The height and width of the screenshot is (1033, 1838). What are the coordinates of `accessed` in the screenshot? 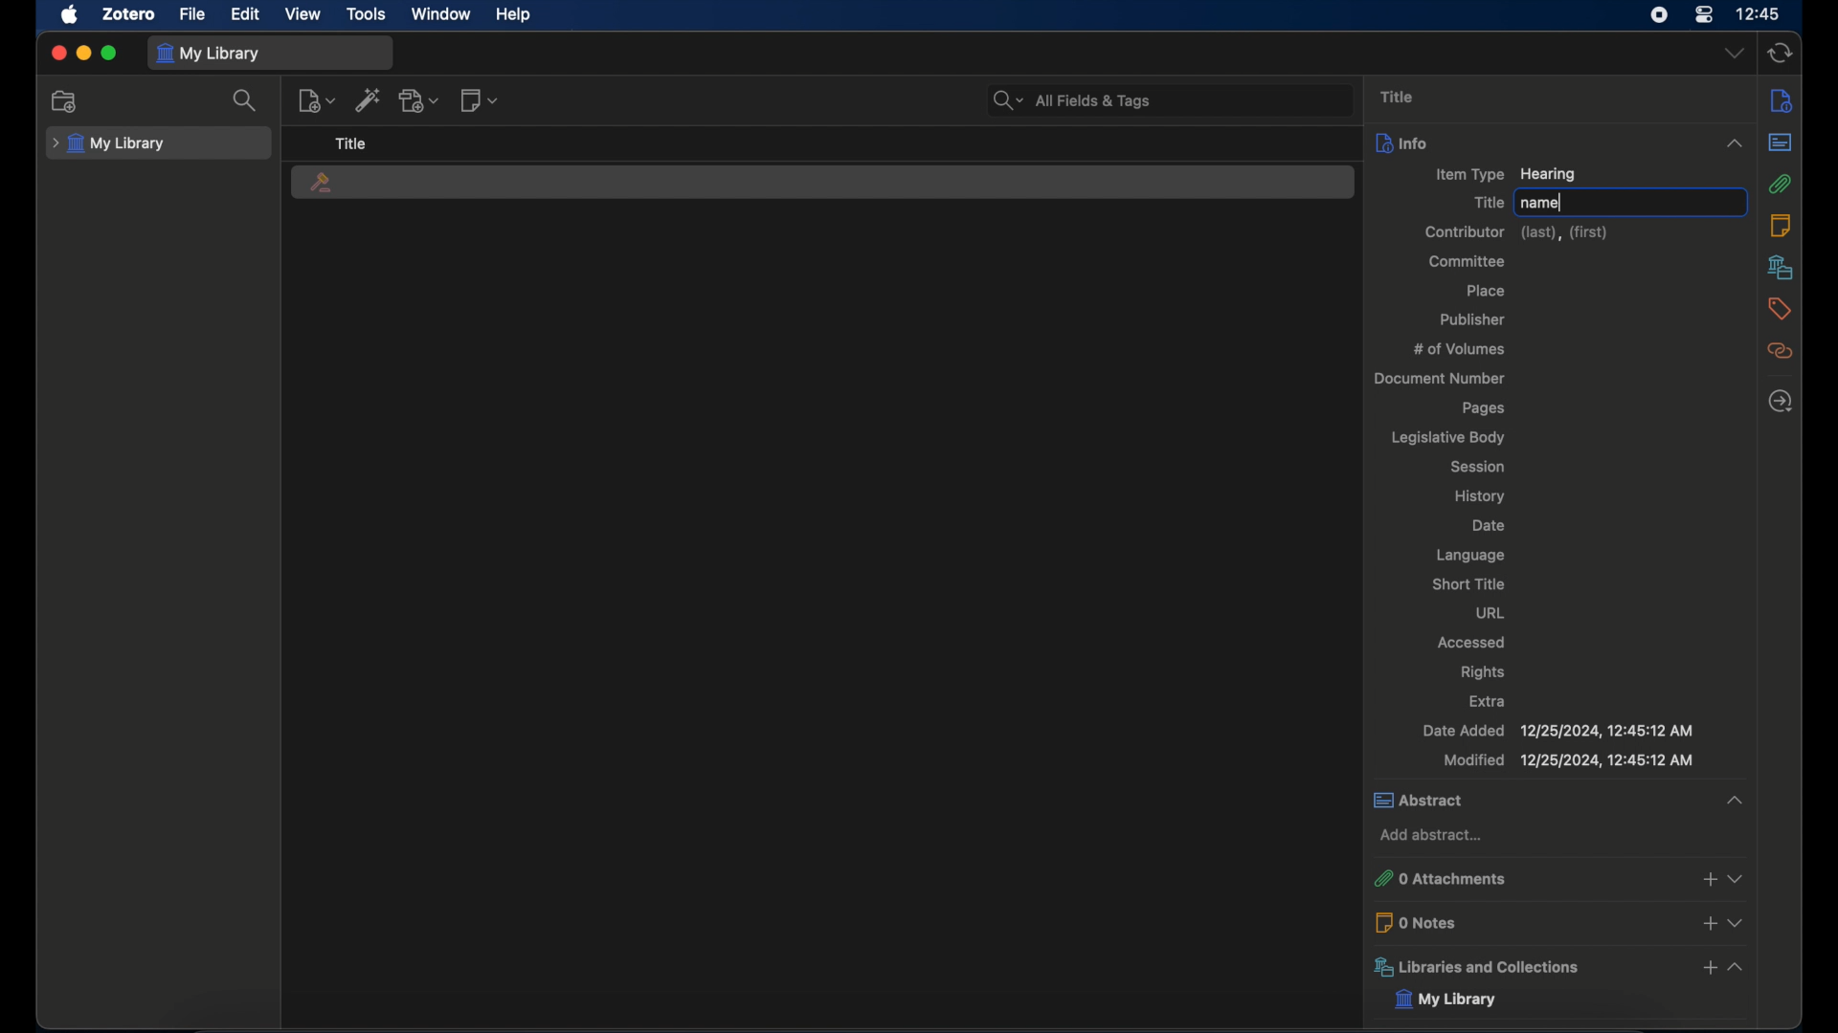 It's located at (1471, 643).